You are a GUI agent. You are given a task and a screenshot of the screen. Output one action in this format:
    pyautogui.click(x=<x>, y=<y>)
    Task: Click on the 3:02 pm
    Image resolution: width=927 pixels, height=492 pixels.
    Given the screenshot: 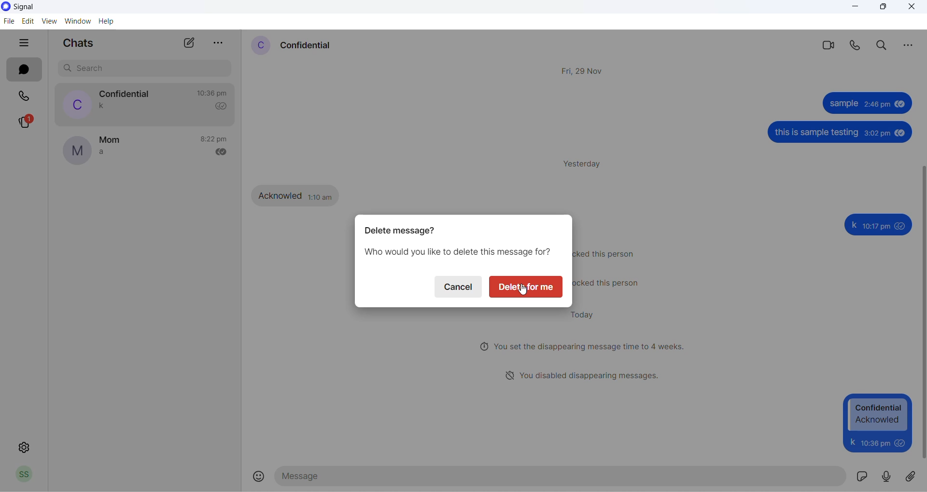 What is the action you would take?
    pyautogui.click(x=877, y=134)
    